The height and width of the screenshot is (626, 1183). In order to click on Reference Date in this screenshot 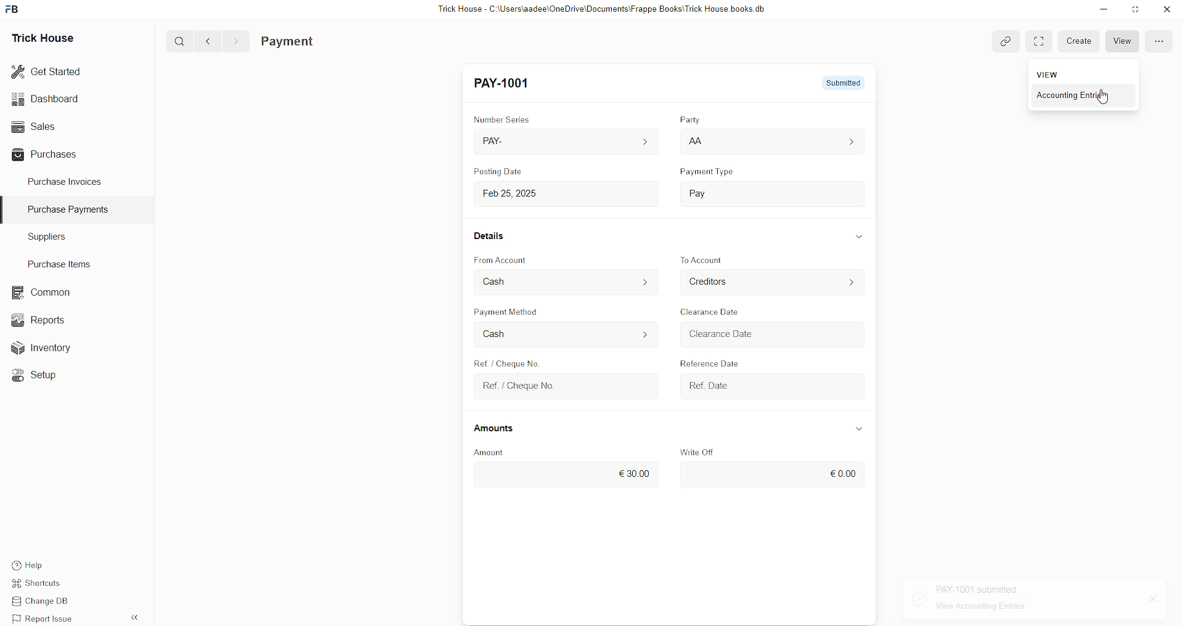, I will do `click(708, 361)`.